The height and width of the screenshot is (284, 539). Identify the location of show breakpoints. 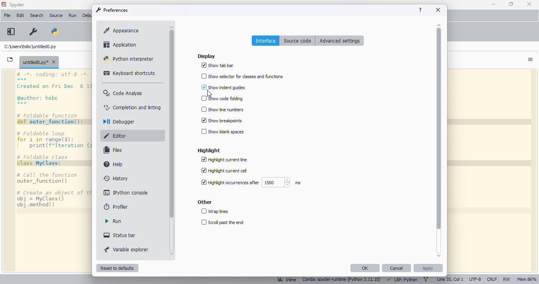
(222, 120).